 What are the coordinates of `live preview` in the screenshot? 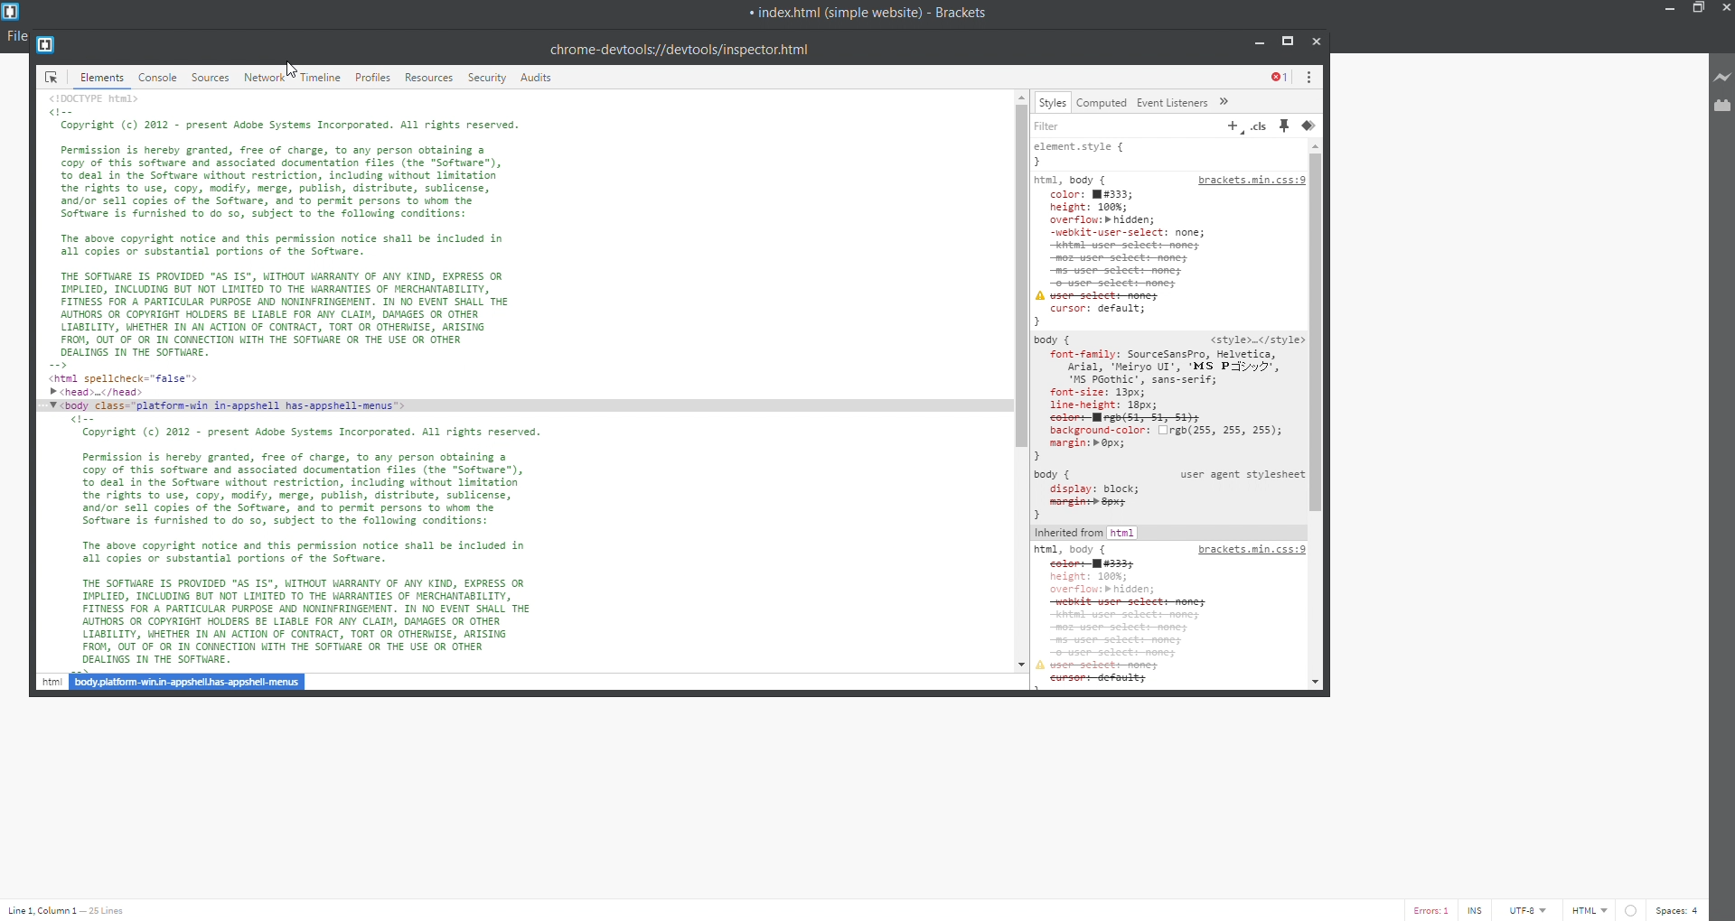 It's located at (1721, 78).